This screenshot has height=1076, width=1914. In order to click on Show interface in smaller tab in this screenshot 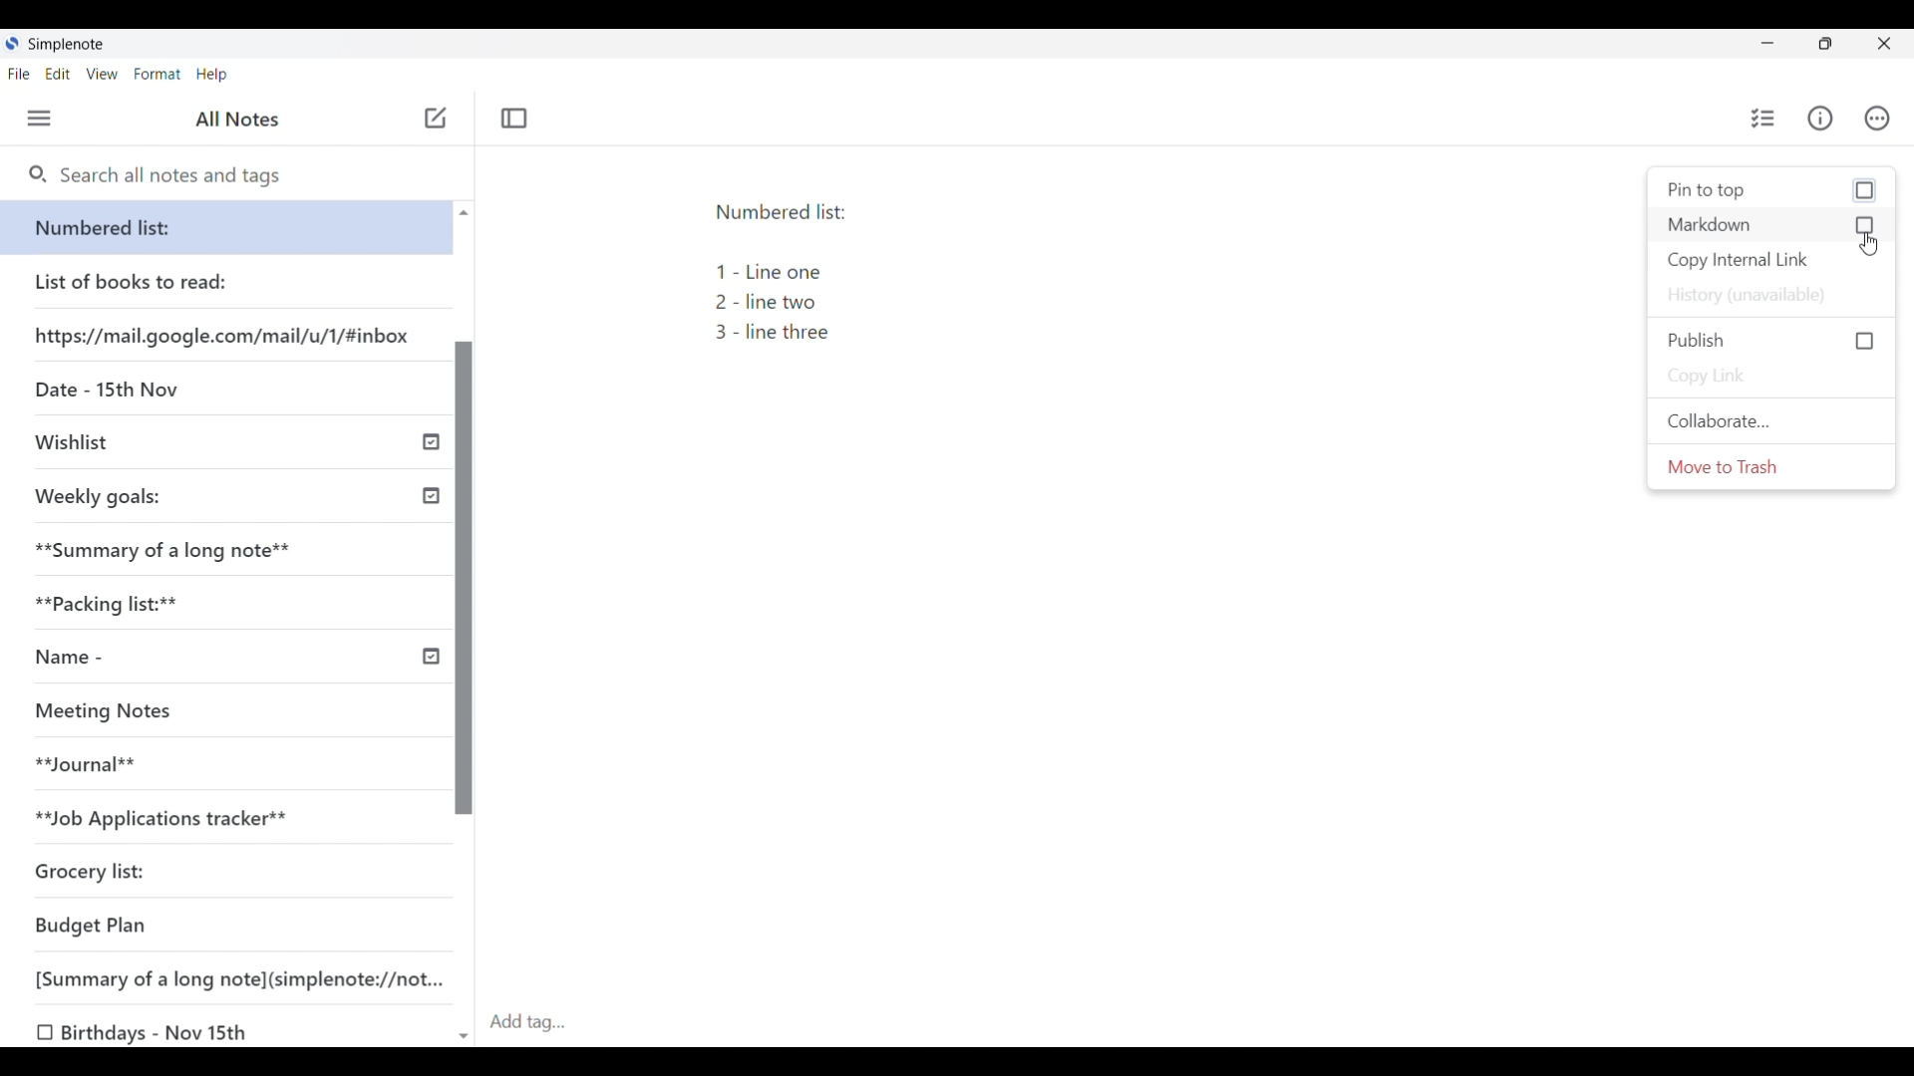, I will do `click(1825, 44)`.